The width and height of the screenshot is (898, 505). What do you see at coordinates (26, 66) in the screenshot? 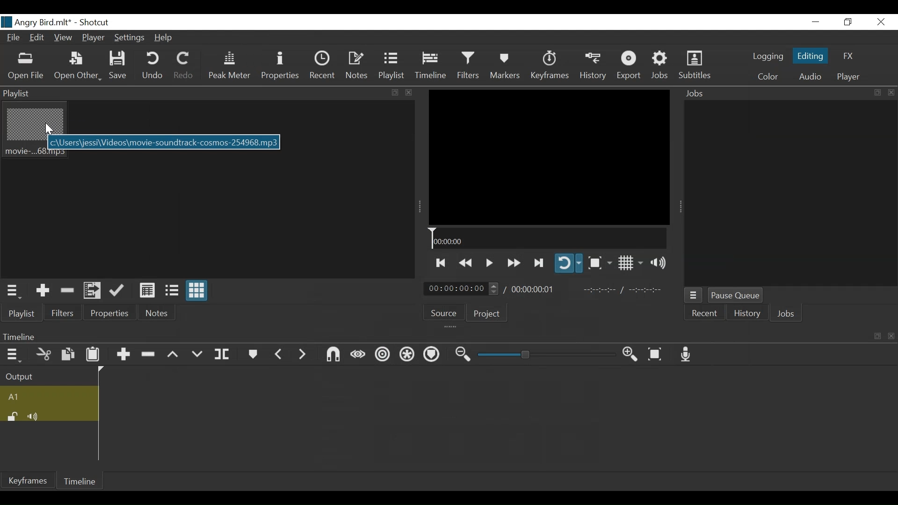
I see `Open File` at bounding box center [26, 66].